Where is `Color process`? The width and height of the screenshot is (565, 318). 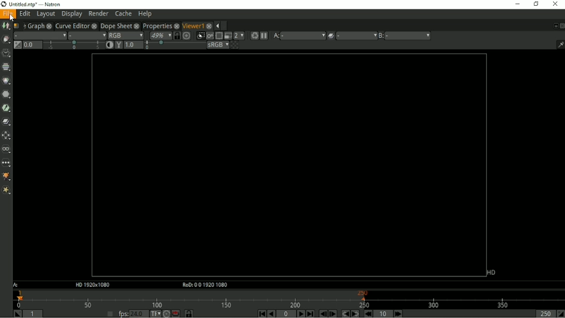
Color process is located at coordinates (217, 45).